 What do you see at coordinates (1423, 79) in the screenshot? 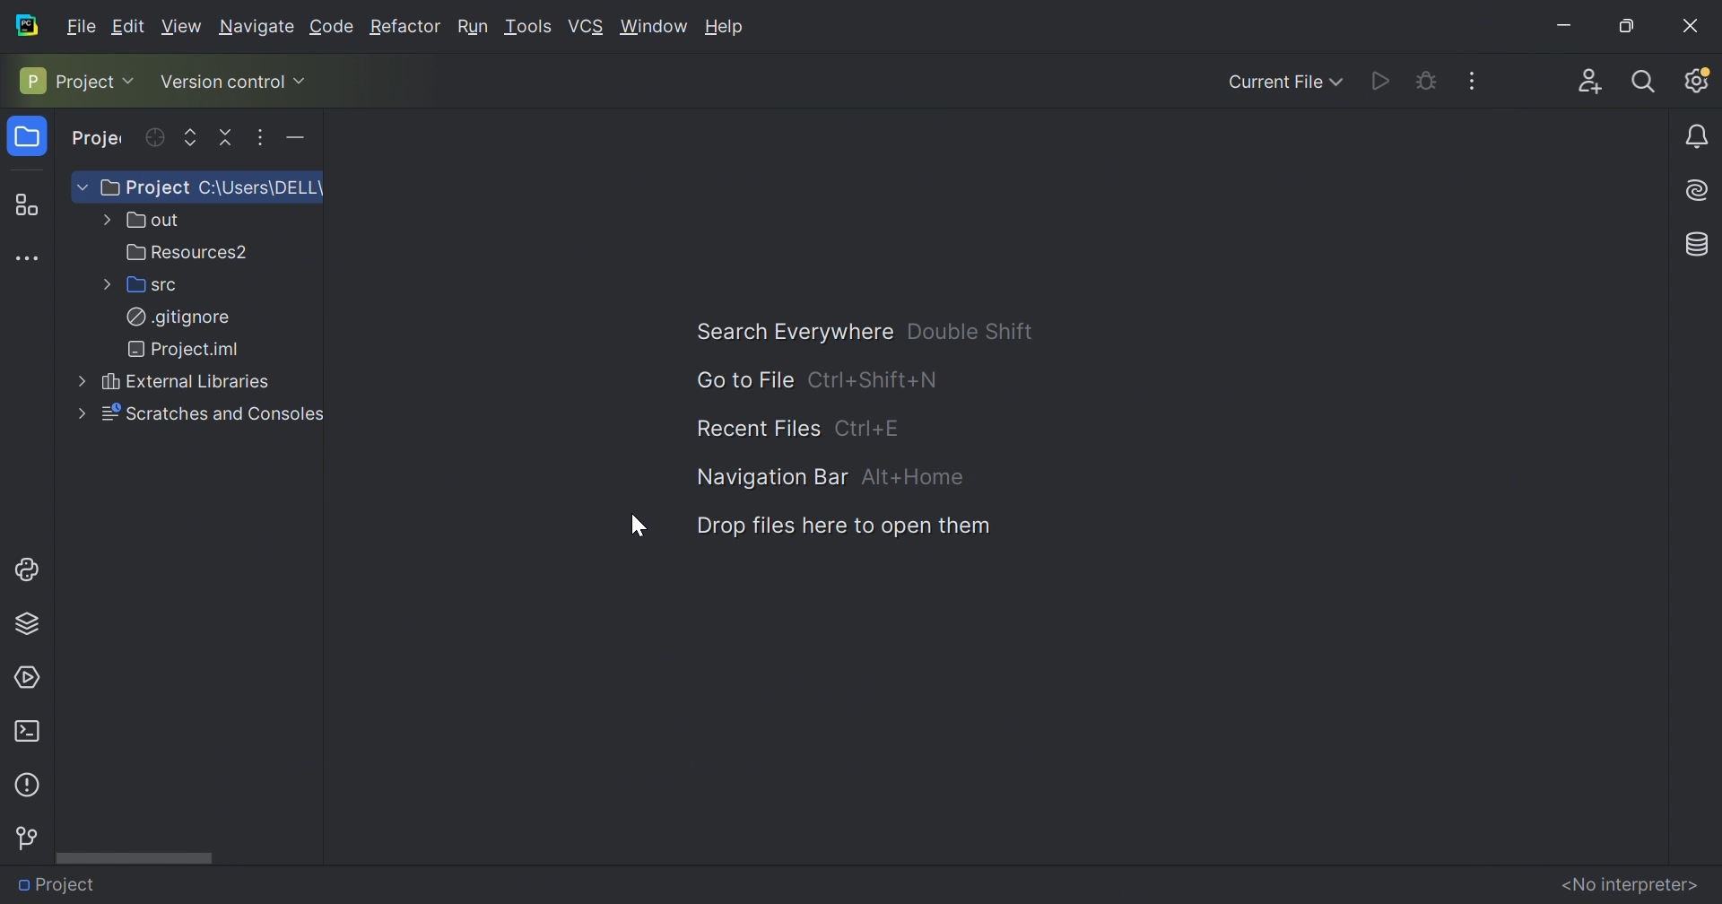
I see `Debug PythonProgram.py` at bounding box center [1423, 79].